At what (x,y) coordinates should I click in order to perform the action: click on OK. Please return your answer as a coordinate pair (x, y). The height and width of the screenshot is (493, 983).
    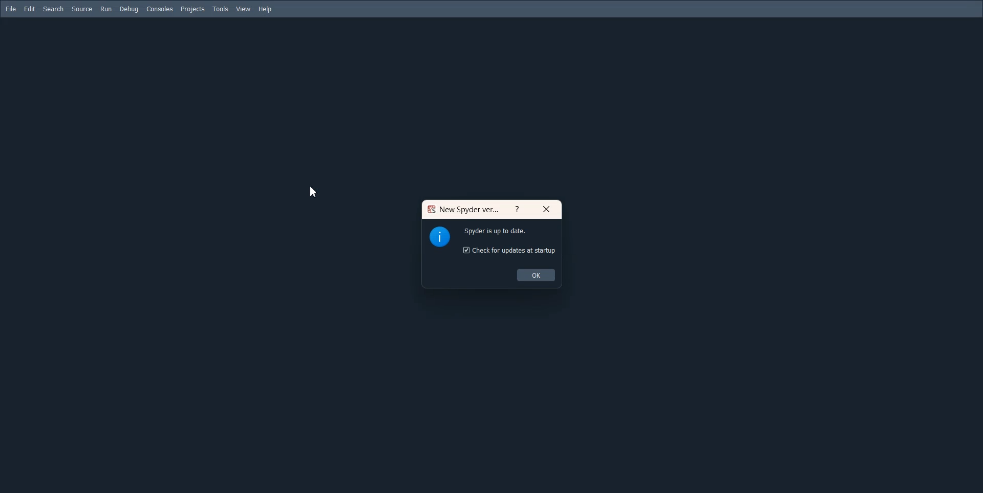
    Looking at the image, I should click on (536, 275).